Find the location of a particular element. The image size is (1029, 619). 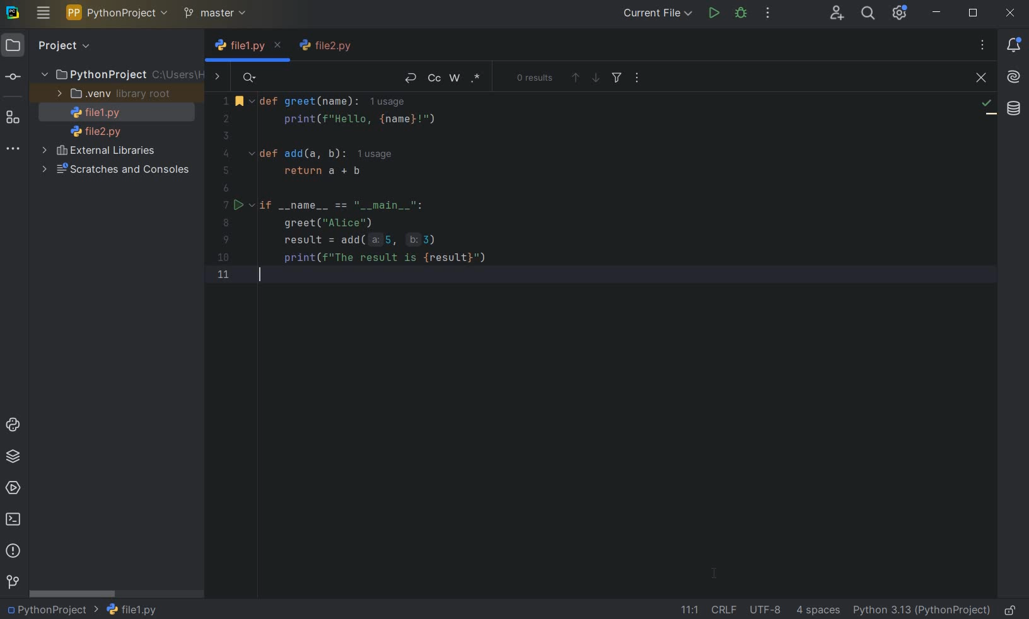

PYTHON PACKAGES is located at coordinates (16, 457).